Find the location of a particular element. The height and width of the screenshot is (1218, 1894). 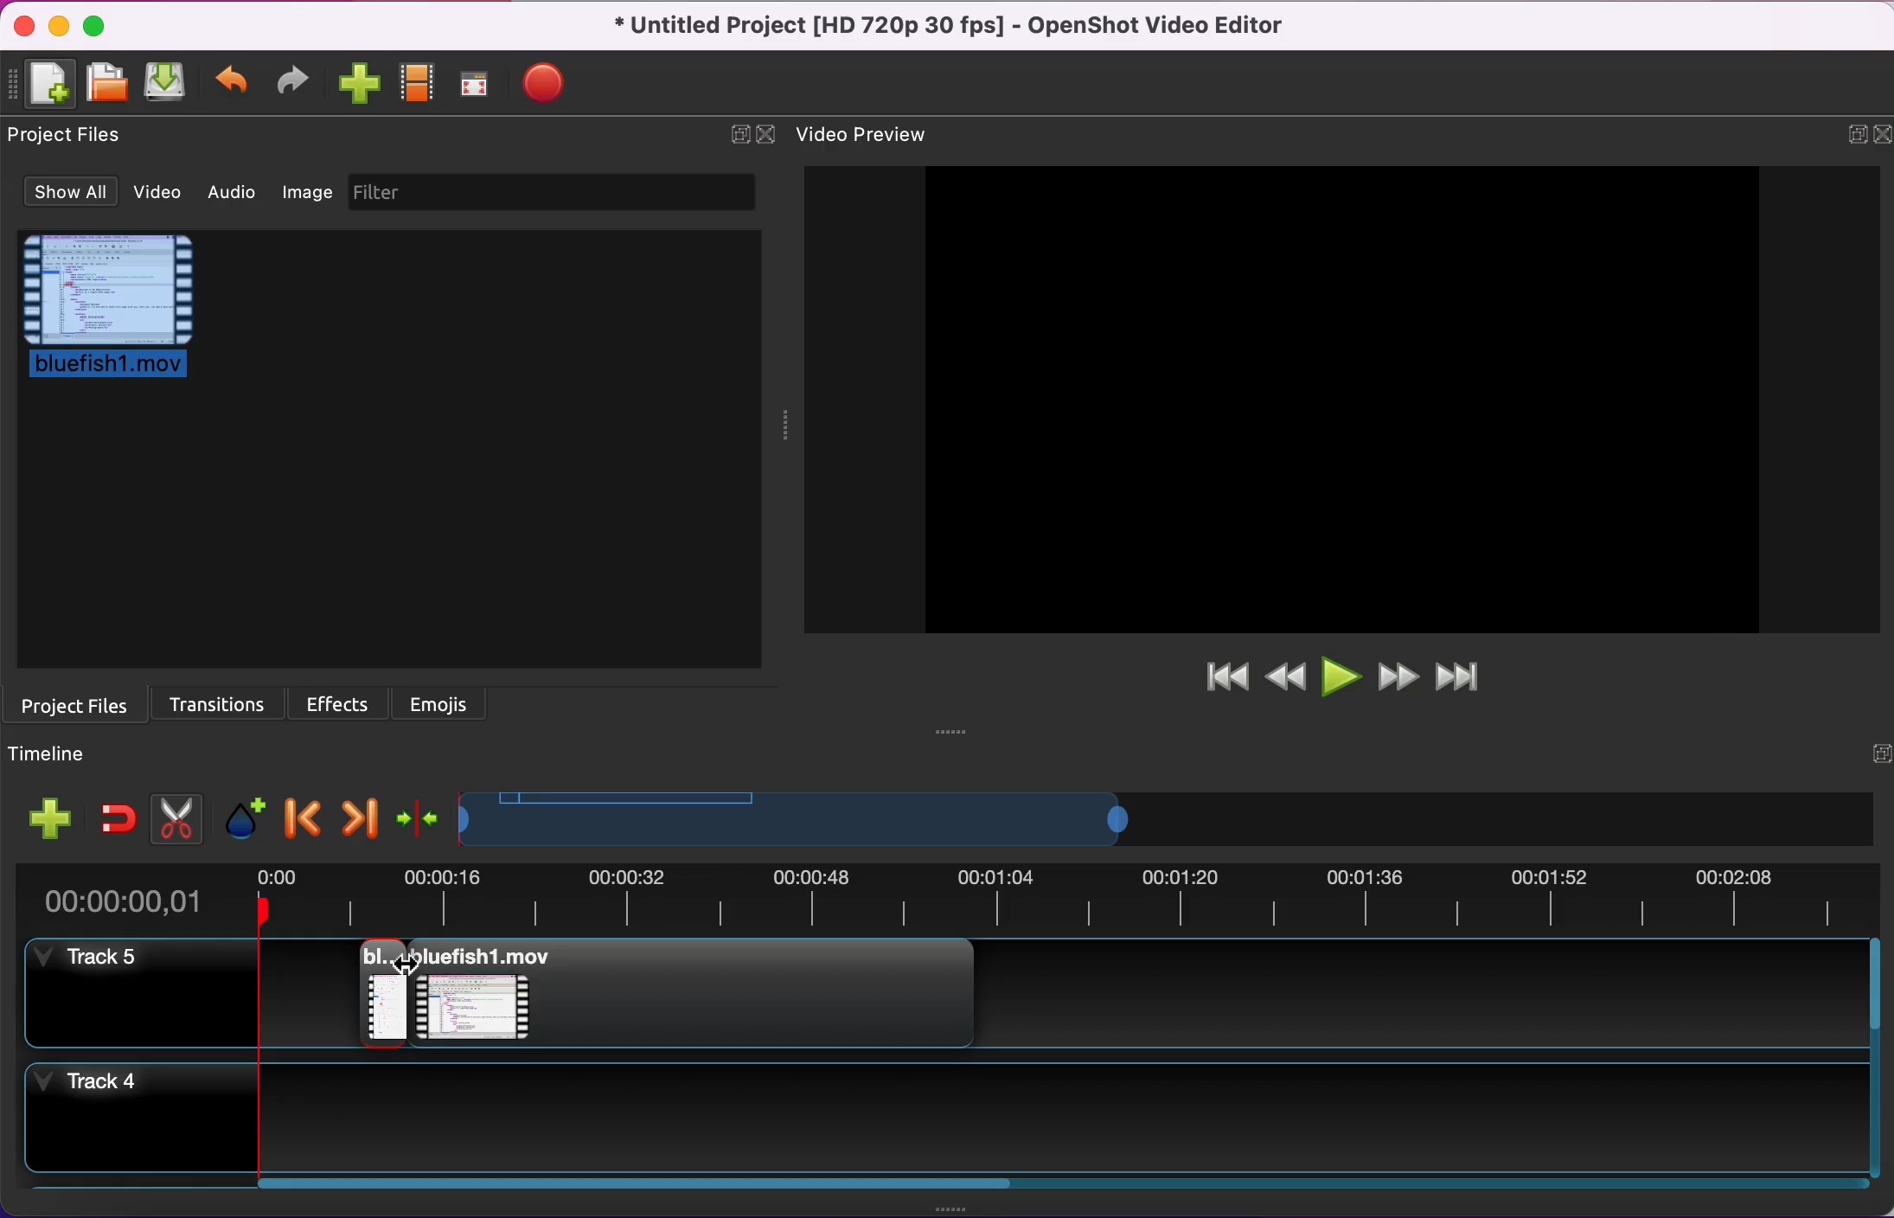

undo is located at coordinates (234, 85).